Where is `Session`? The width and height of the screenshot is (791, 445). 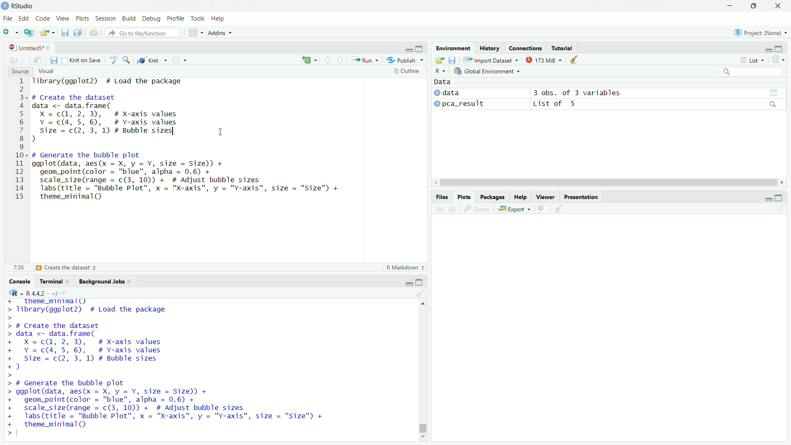 Session is located at coordinates (106, 19).